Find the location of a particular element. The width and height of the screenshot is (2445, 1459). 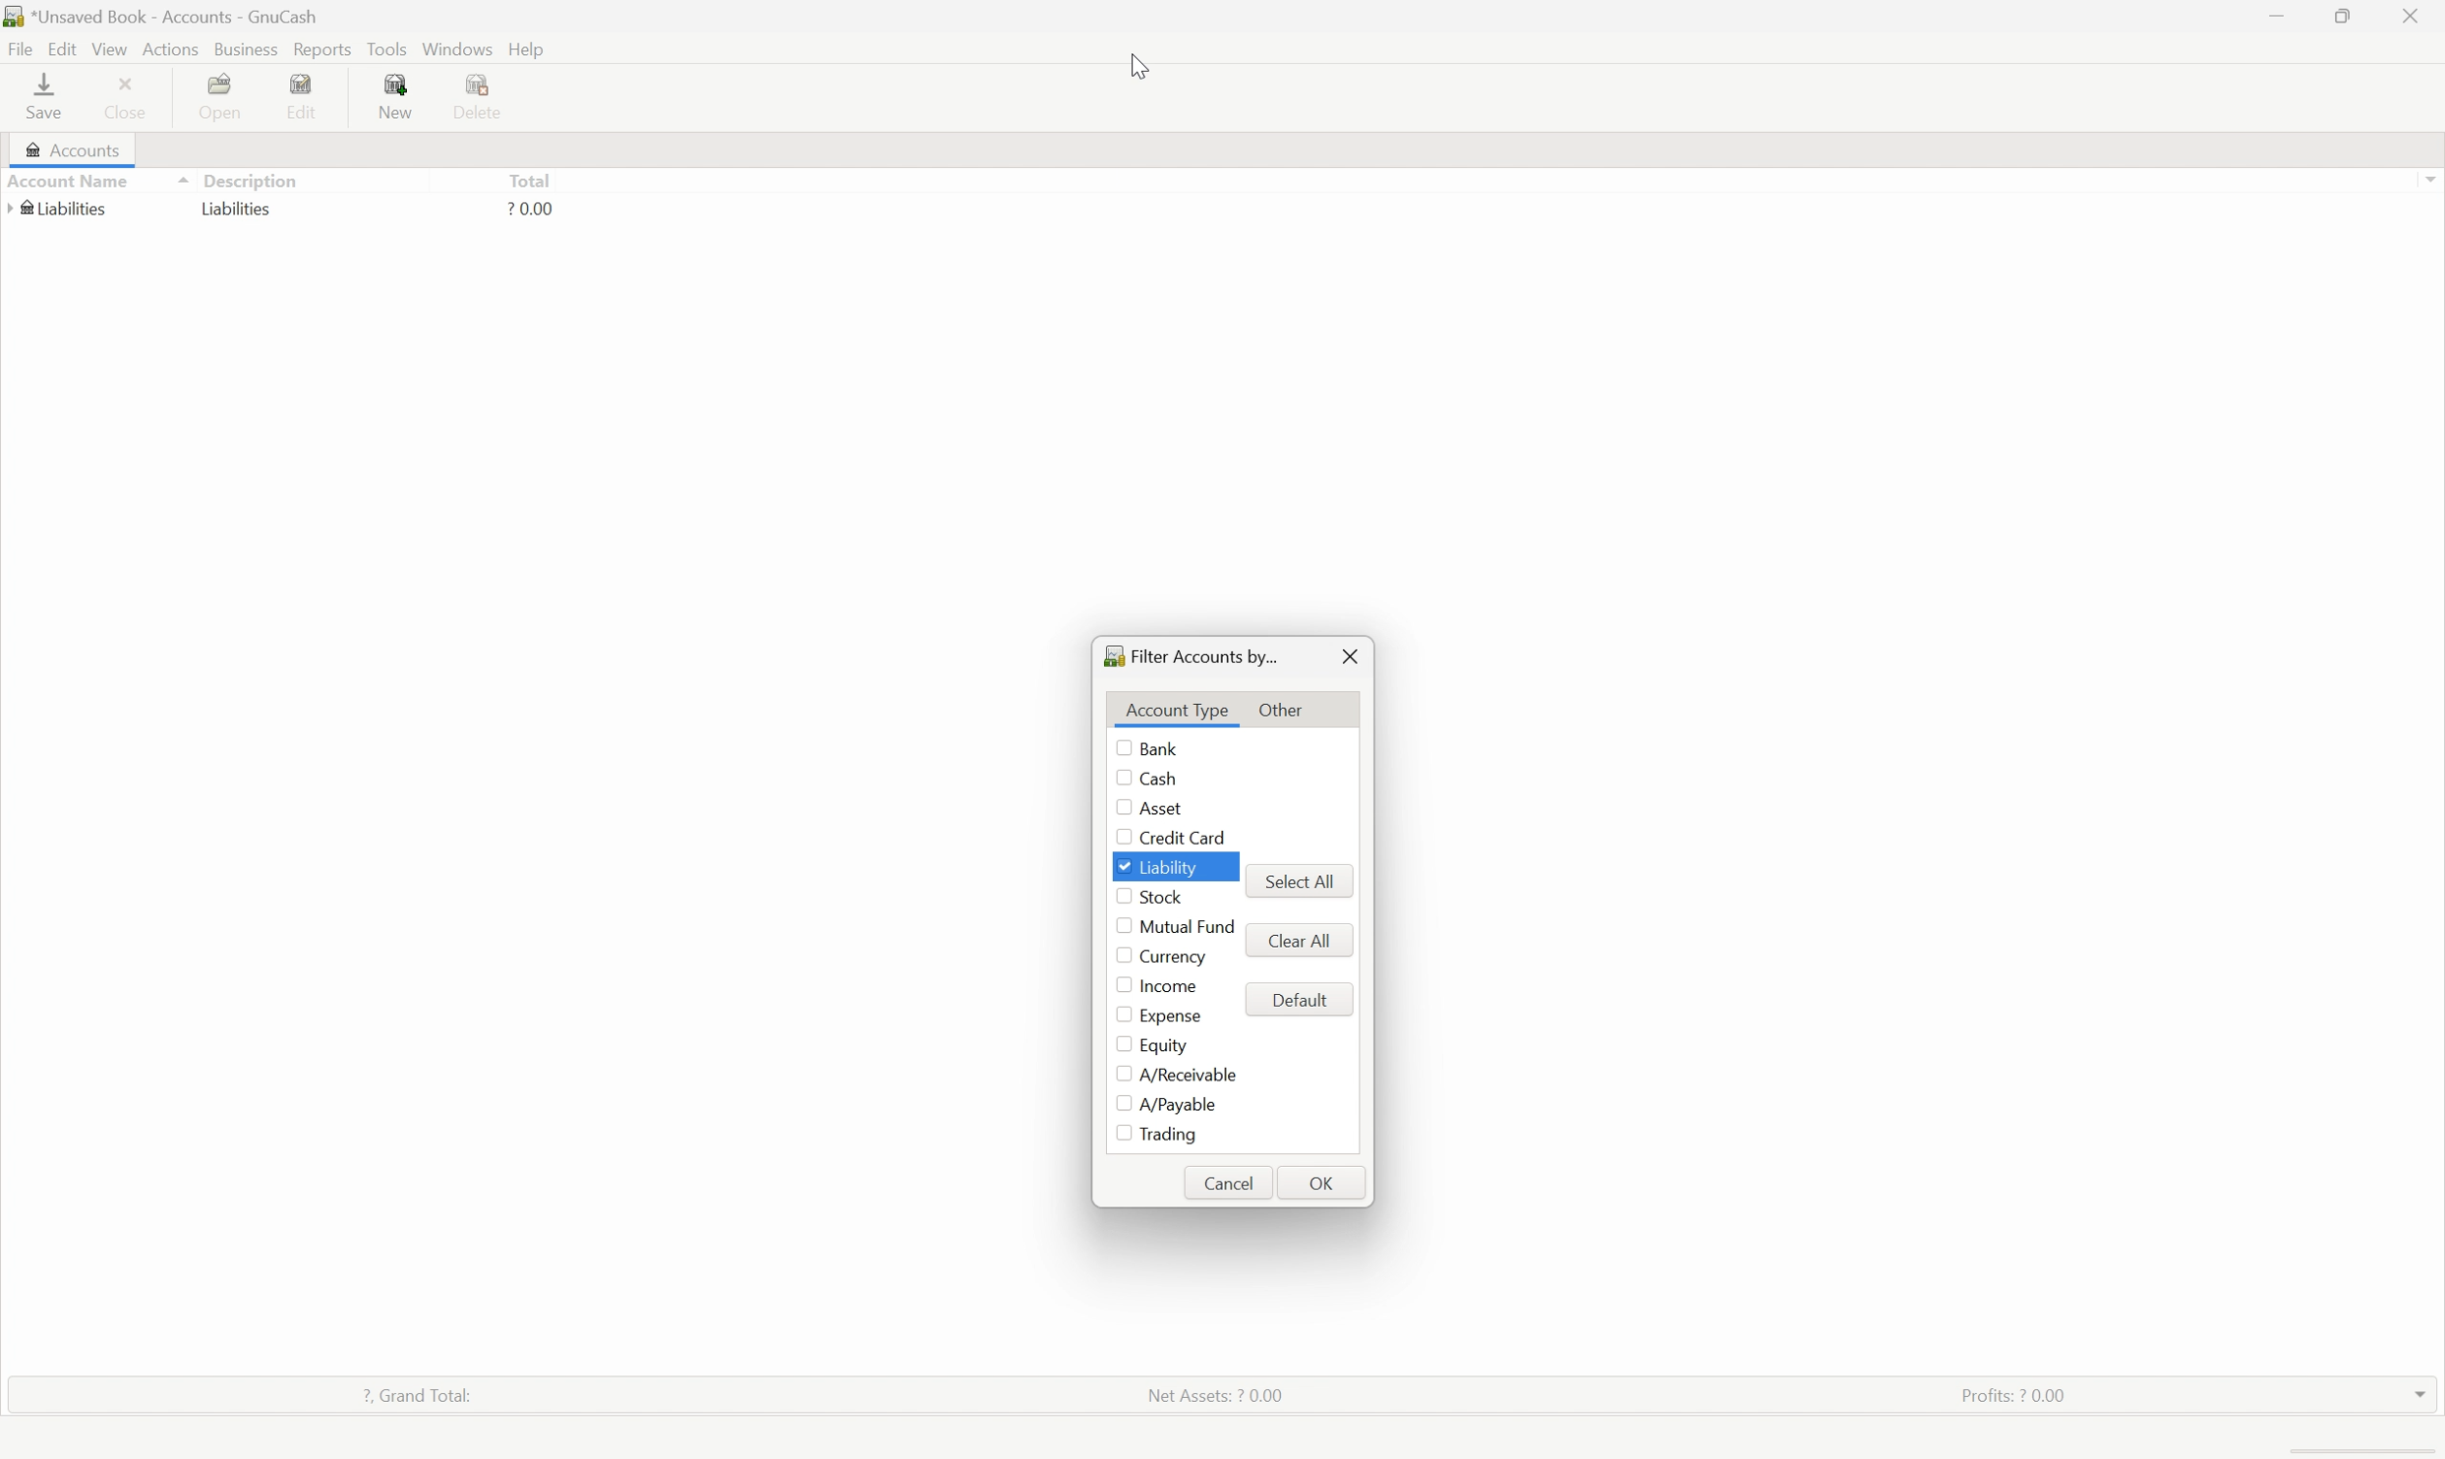

Scroll up is located at coordinates (2429, 178).